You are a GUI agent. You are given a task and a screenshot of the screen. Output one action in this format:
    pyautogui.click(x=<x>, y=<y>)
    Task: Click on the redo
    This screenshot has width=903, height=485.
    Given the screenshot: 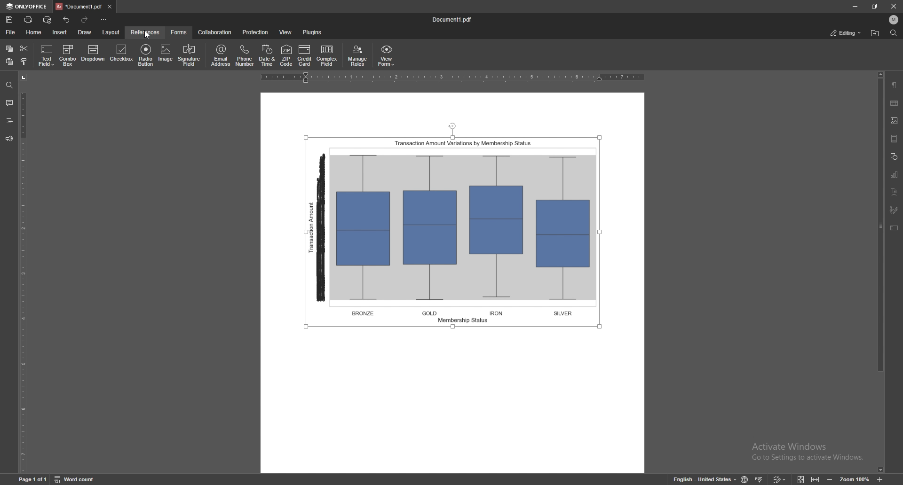 What is the action you would take?
    pyautogui.click(x=85, y=20)
    